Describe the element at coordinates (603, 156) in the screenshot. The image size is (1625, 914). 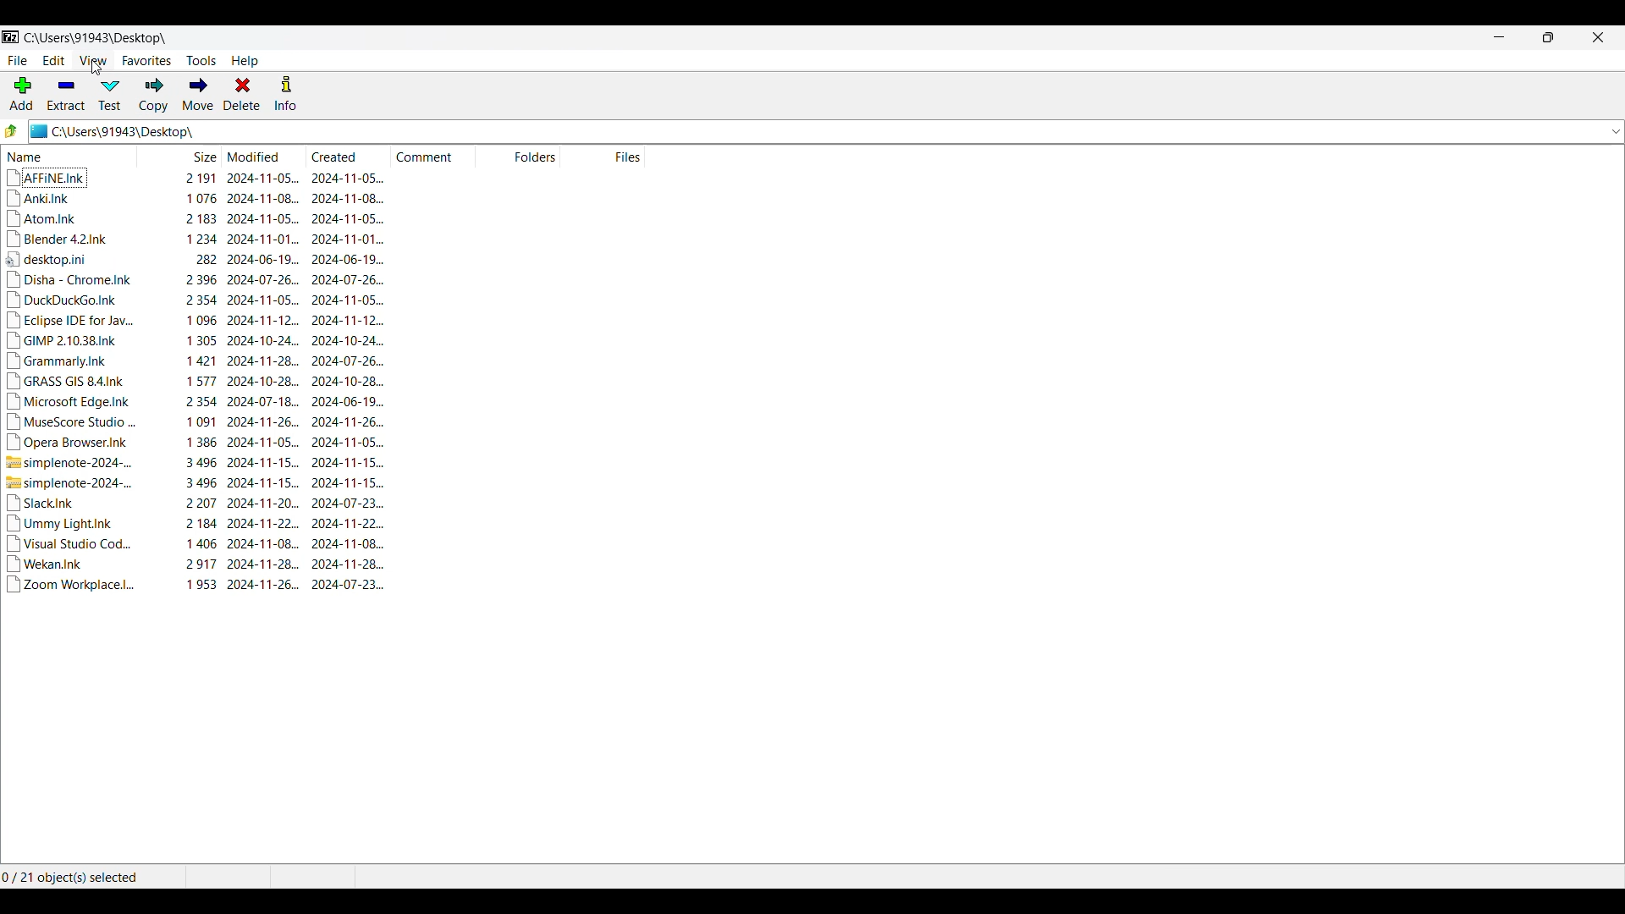
I see `Files` at that location.